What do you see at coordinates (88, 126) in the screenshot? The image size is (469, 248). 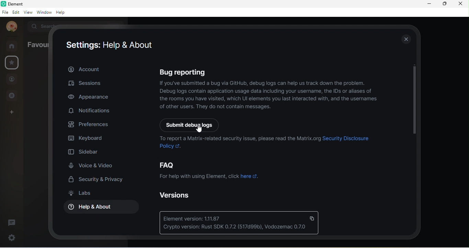 I see `preferences` at bounding box center [88, 126].